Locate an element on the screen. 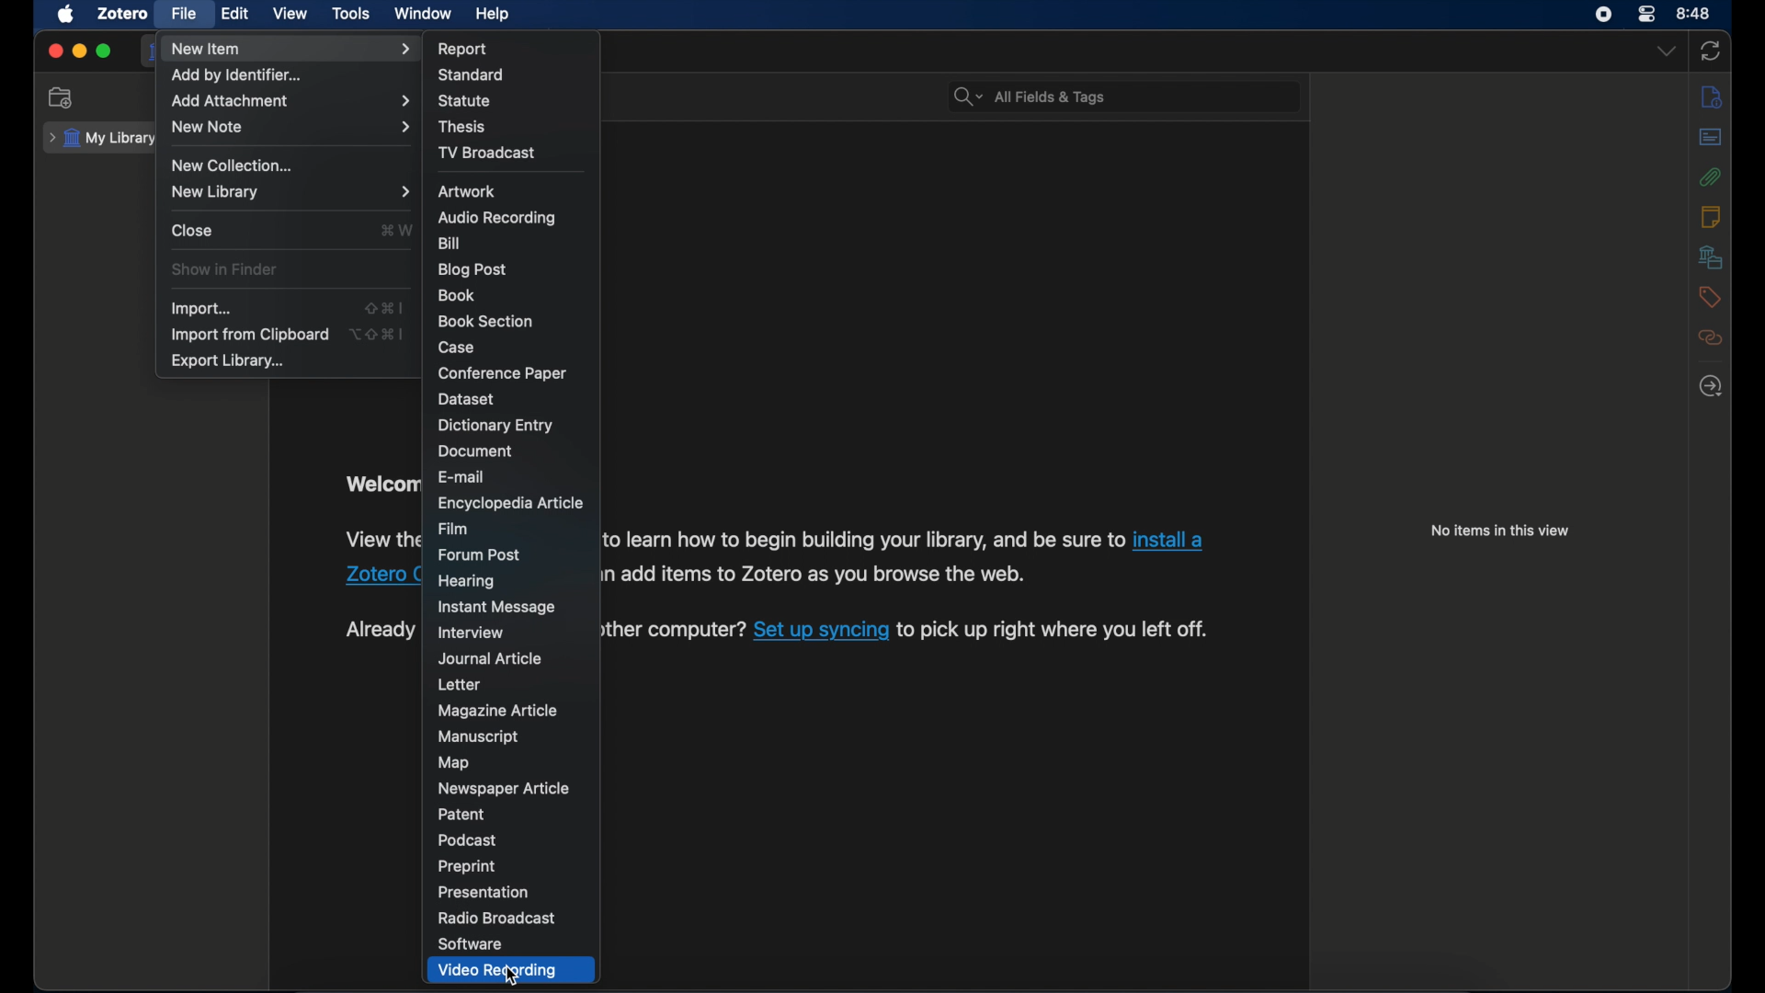 The width and height of the screenshot is (1765, 993). libraries is located at coordinates (1711, 257).